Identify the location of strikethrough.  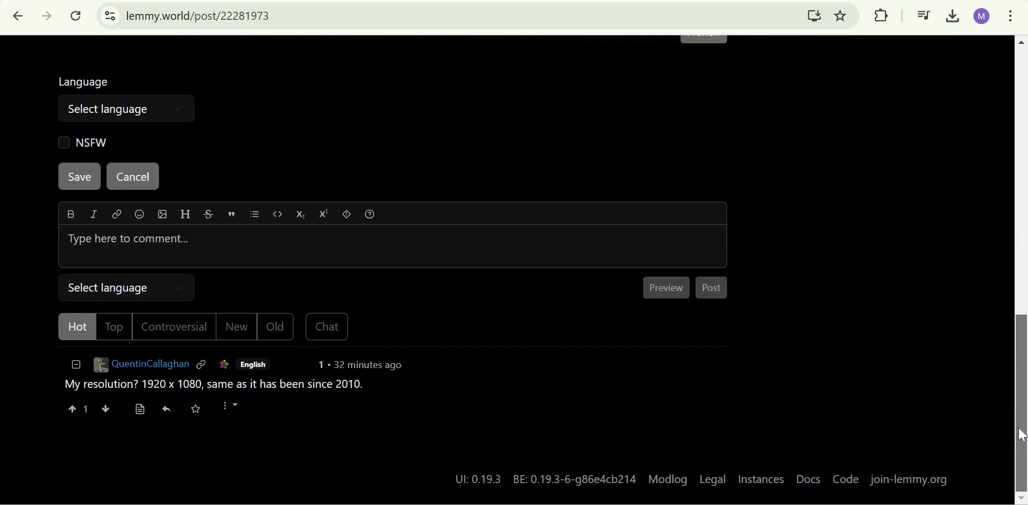
(208, 216).